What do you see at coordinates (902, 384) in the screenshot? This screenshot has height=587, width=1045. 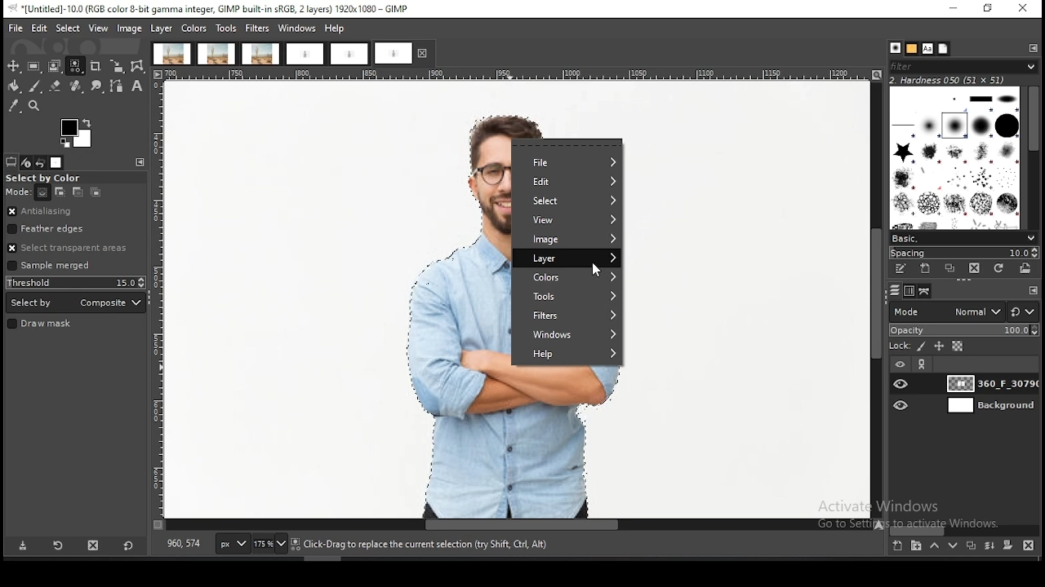 I see `layer visibility on/off` at bounding box center [902, 384].